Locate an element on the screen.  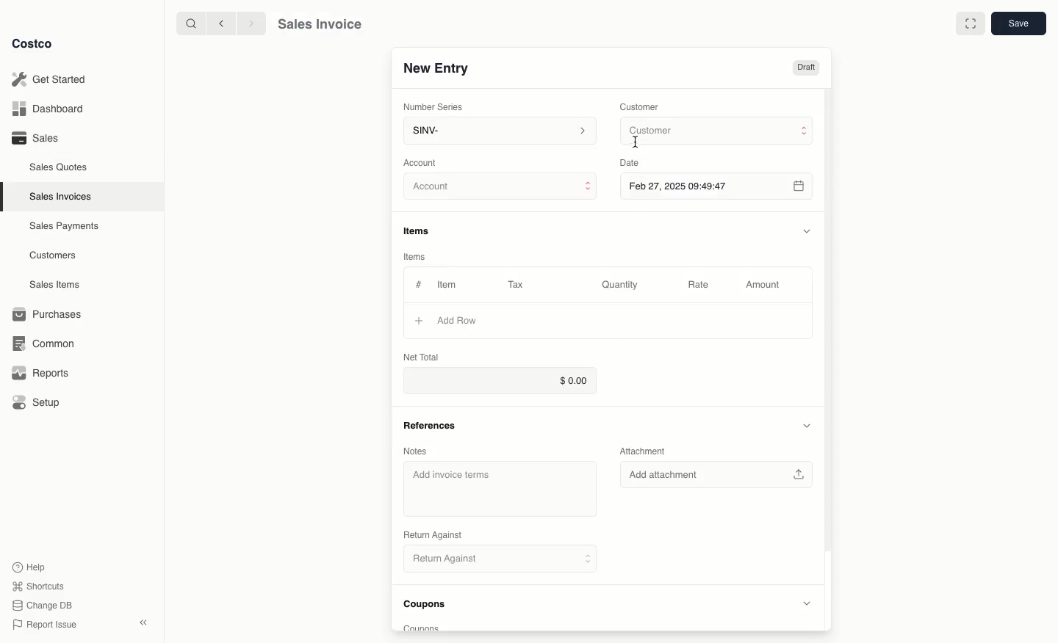
Notes is located at coordinates (415, 451).